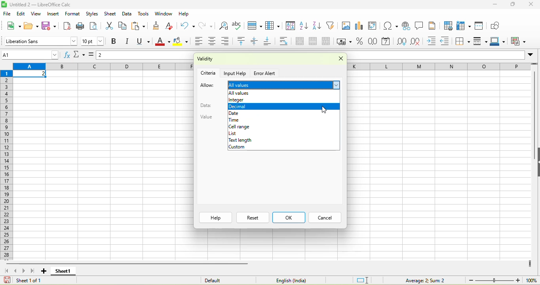  Describe the element at coordinates (338, 60) in the screenshot. I see `lose` at that location.